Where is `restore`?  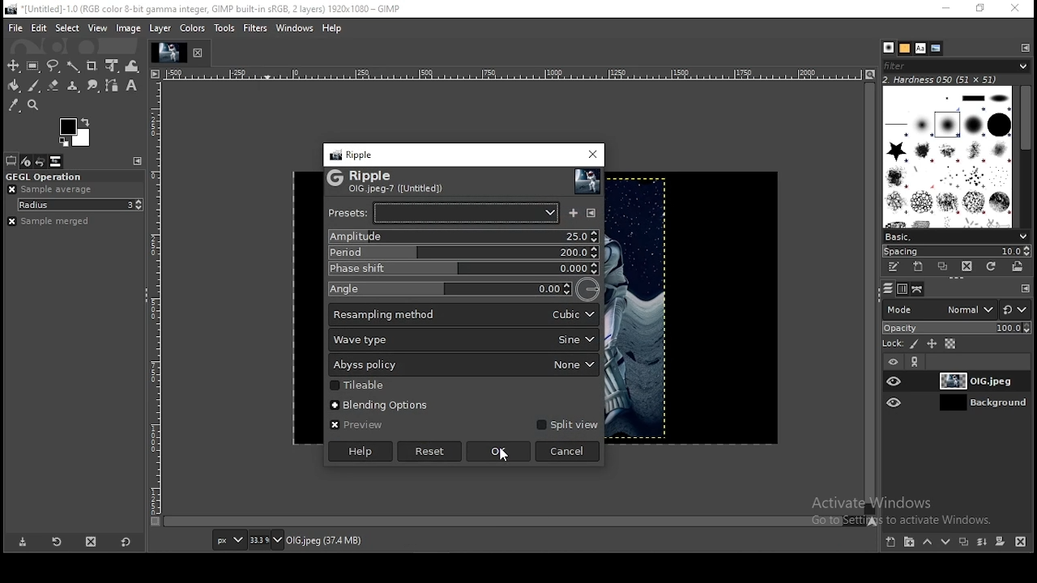
restore is located at coordinates (984, 9).